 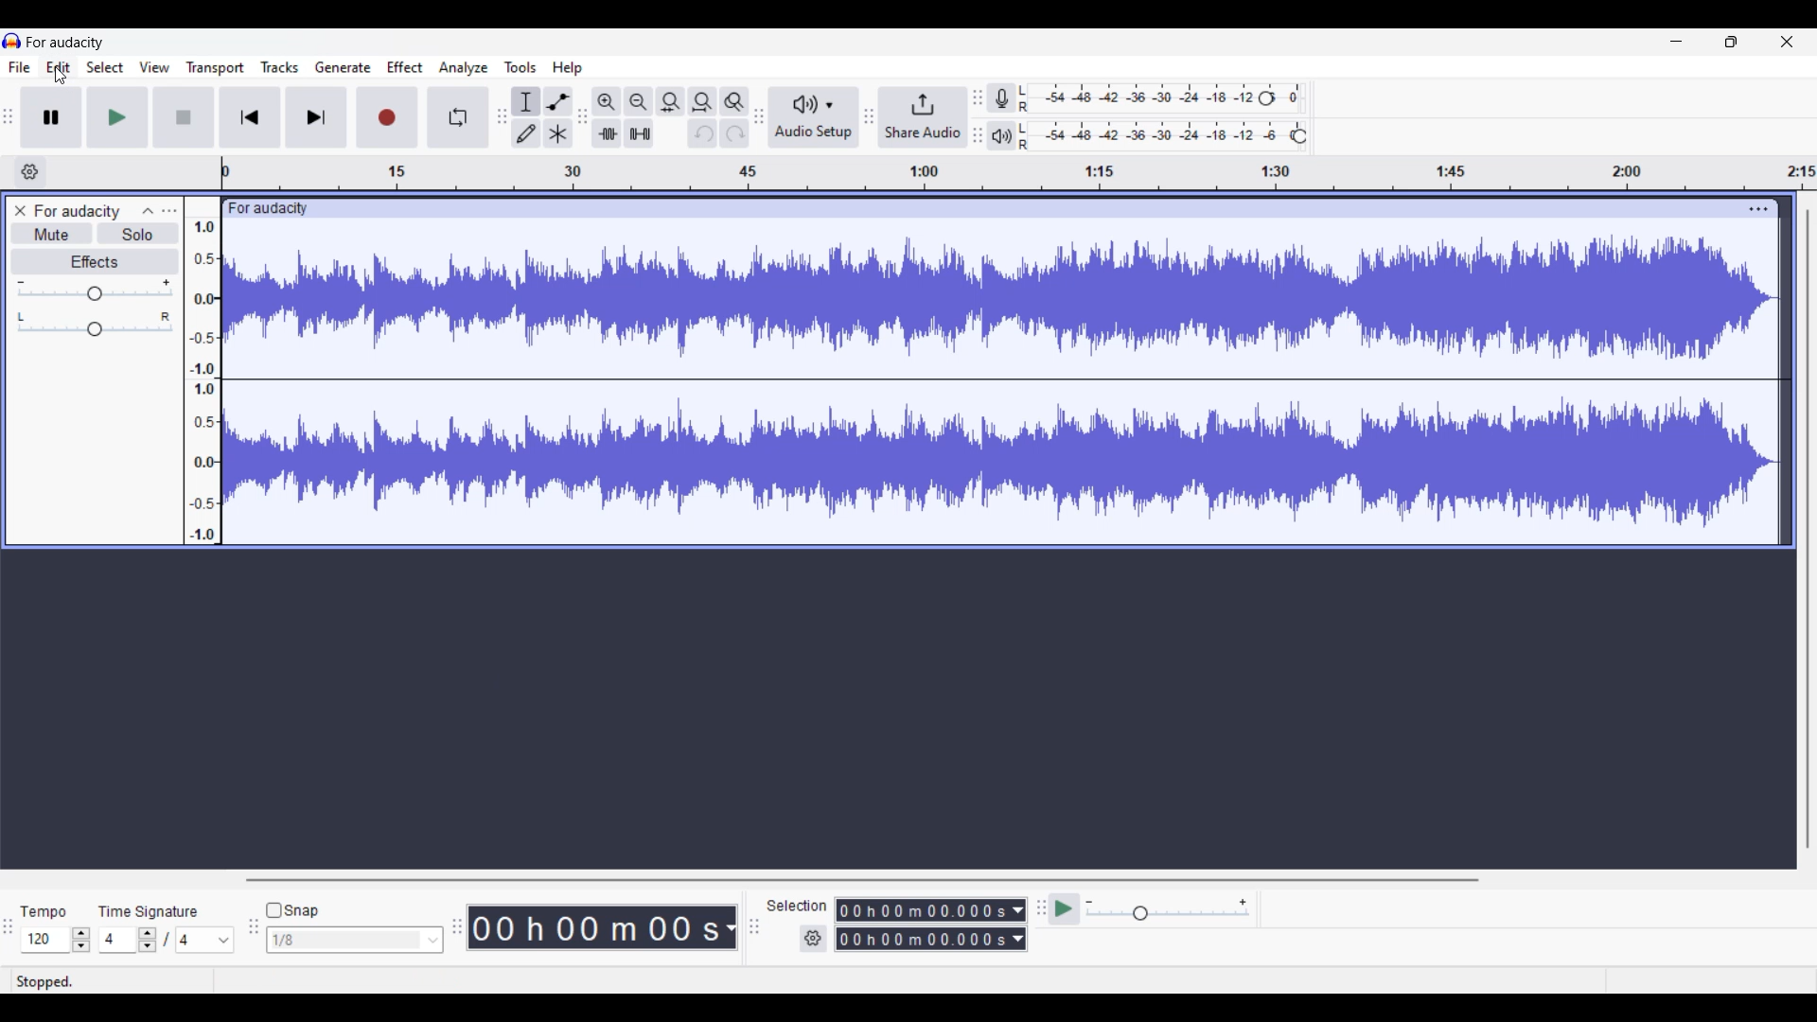 What do you see at coordinates (639, 102) in the screenshot?
I see `Zoom out` at bounding box center [639, 102].